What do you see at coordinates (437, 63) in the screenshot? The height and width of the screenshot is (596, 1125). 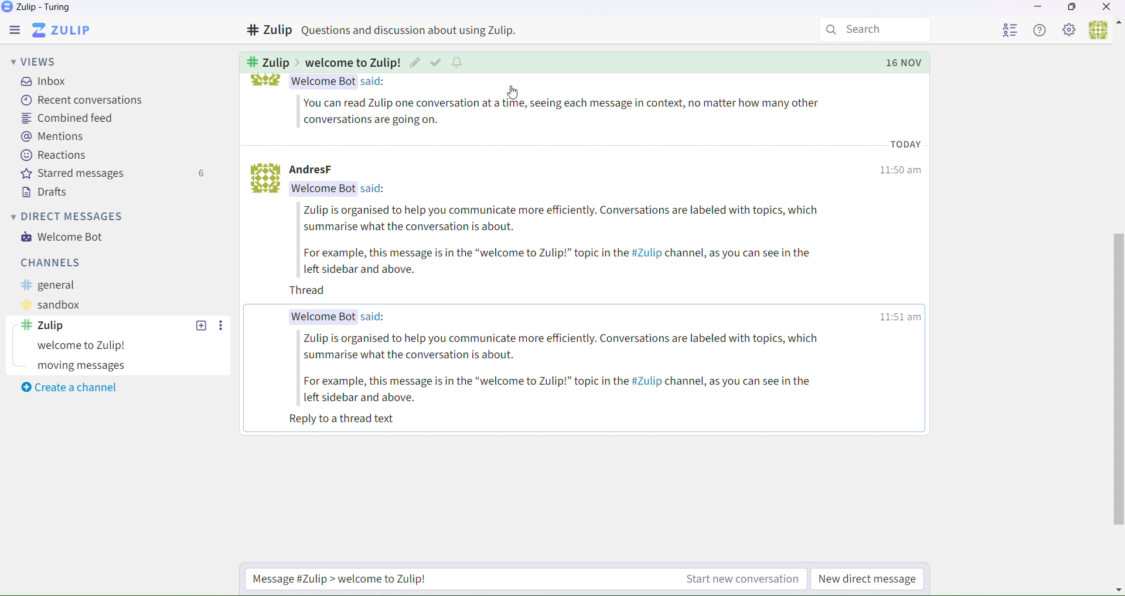 I see `` at bounding box center [437, 63].